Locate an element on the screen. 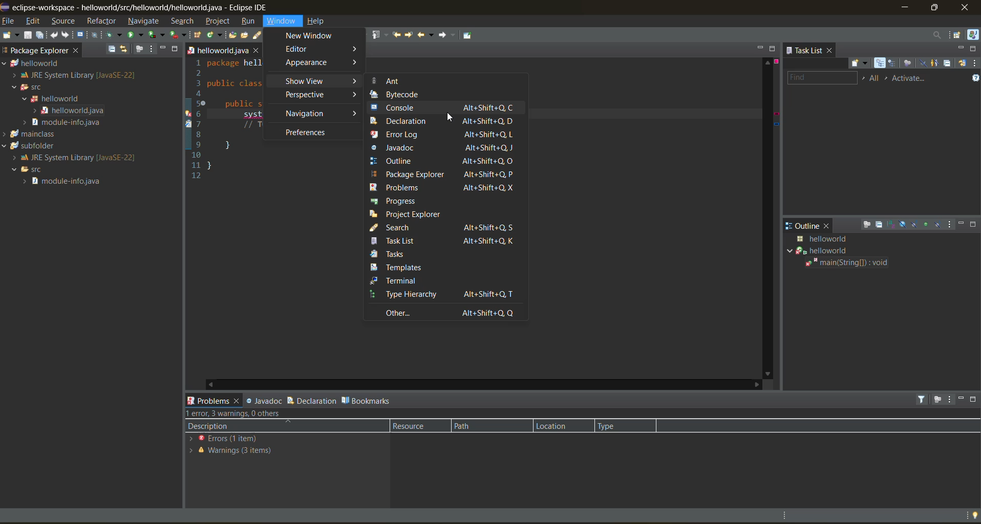 The width and height of the screenshot is (981, 524). ant is located at coordinates (395, 81).